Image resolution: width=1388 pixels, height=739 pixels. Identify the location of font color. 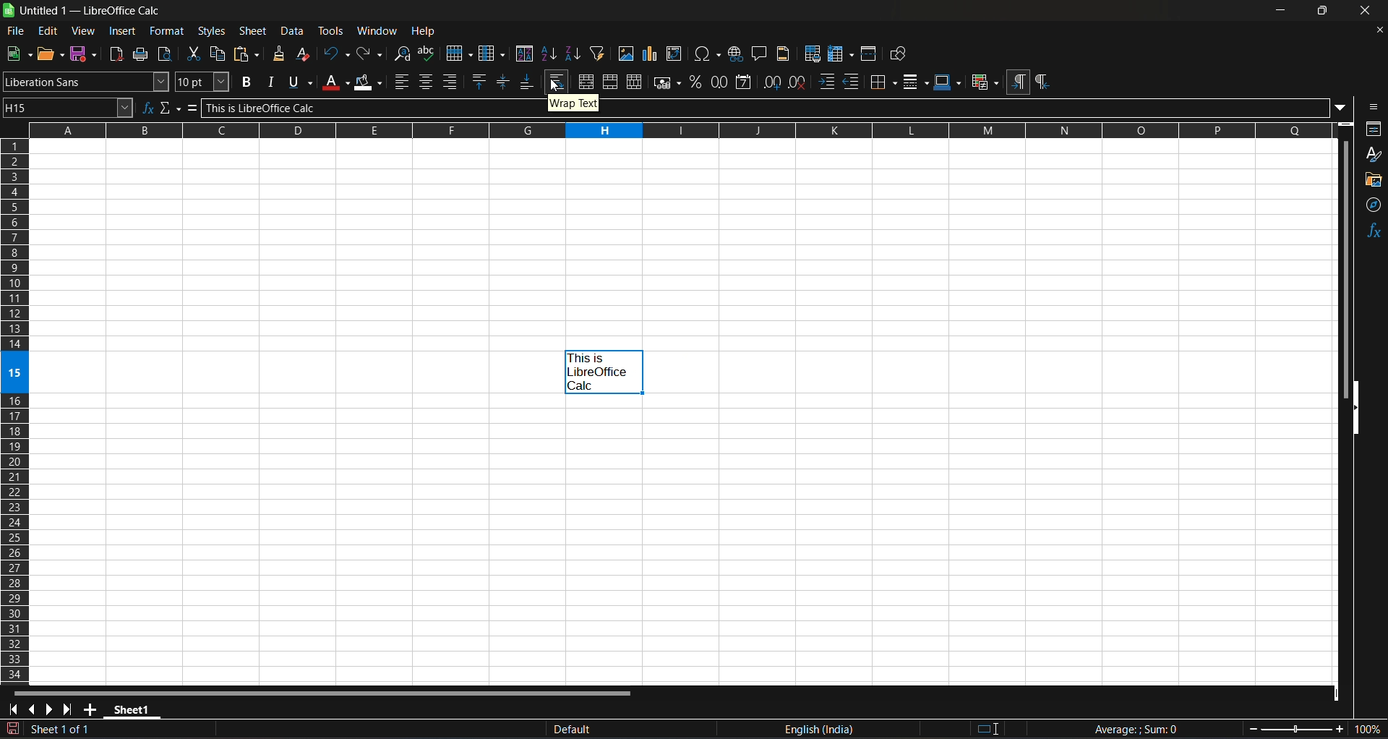
(335, 81).